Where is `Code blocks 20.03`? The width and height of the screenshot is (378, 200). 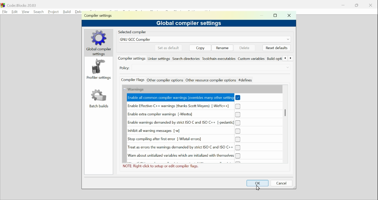
Code blocks 20.03 is located at coordinates (19, 4).